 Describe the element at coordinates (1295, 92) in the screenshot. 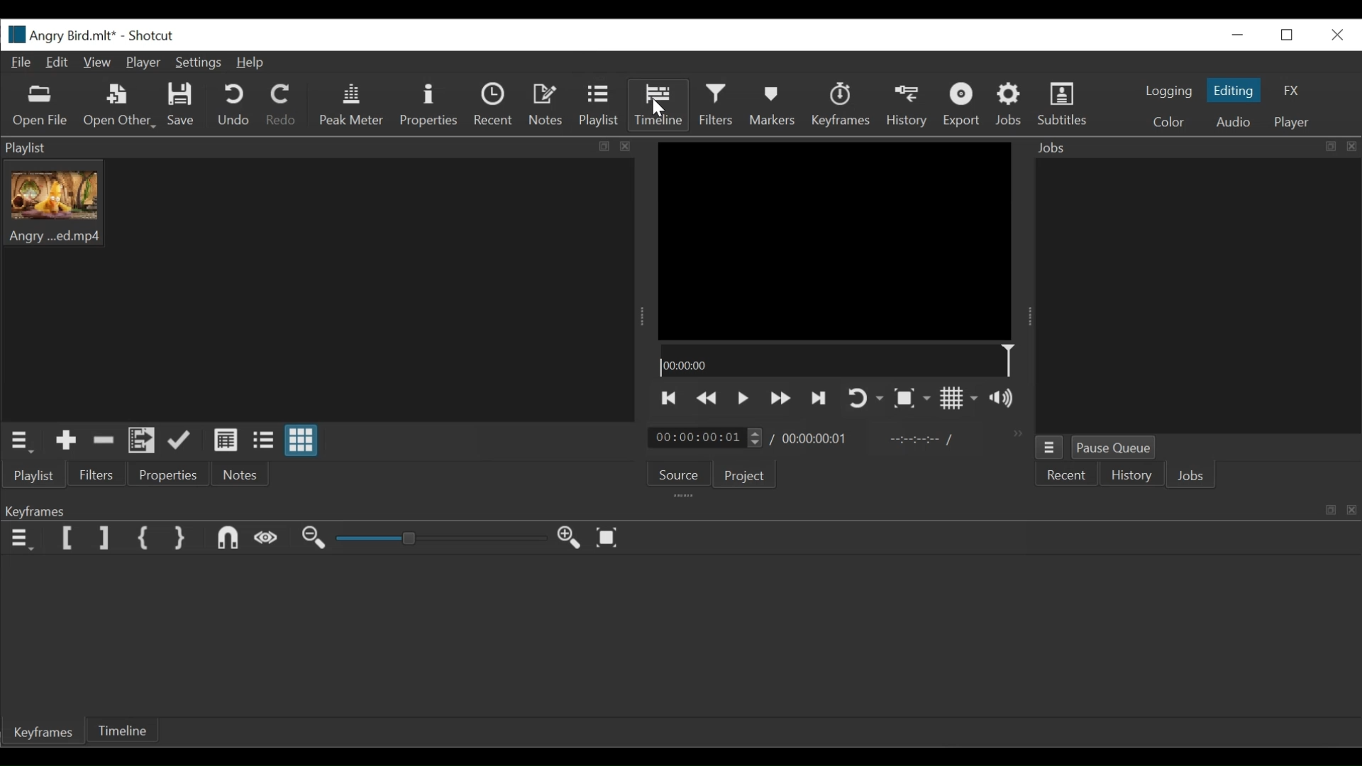

I see `FX` at that location.